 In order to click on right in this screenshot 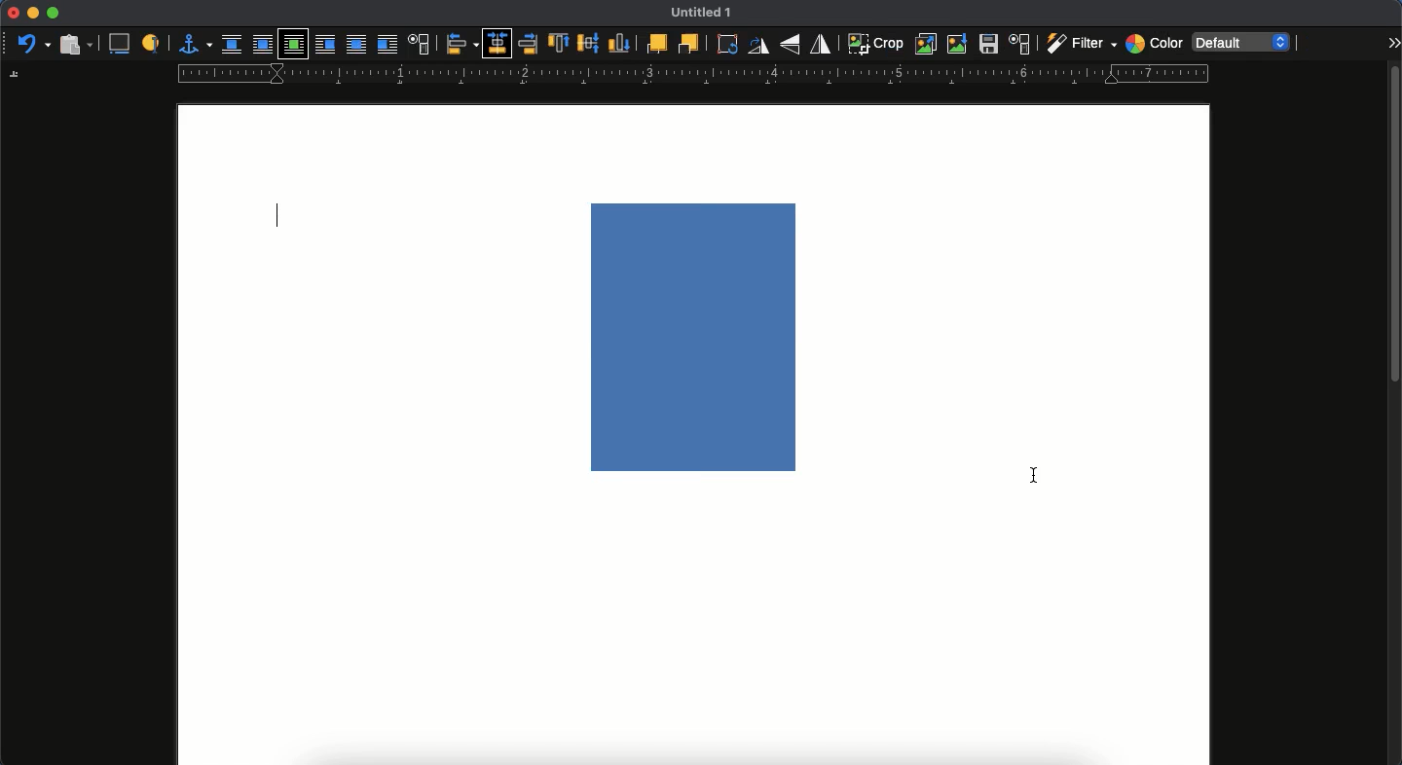, I will do `click(529, 44)`.